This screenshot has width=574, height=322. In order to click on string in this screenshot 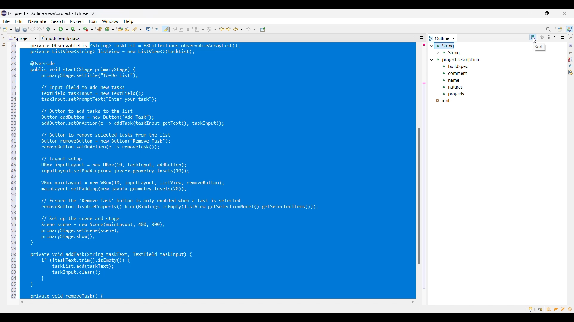, I will do `click(451, 46)`.